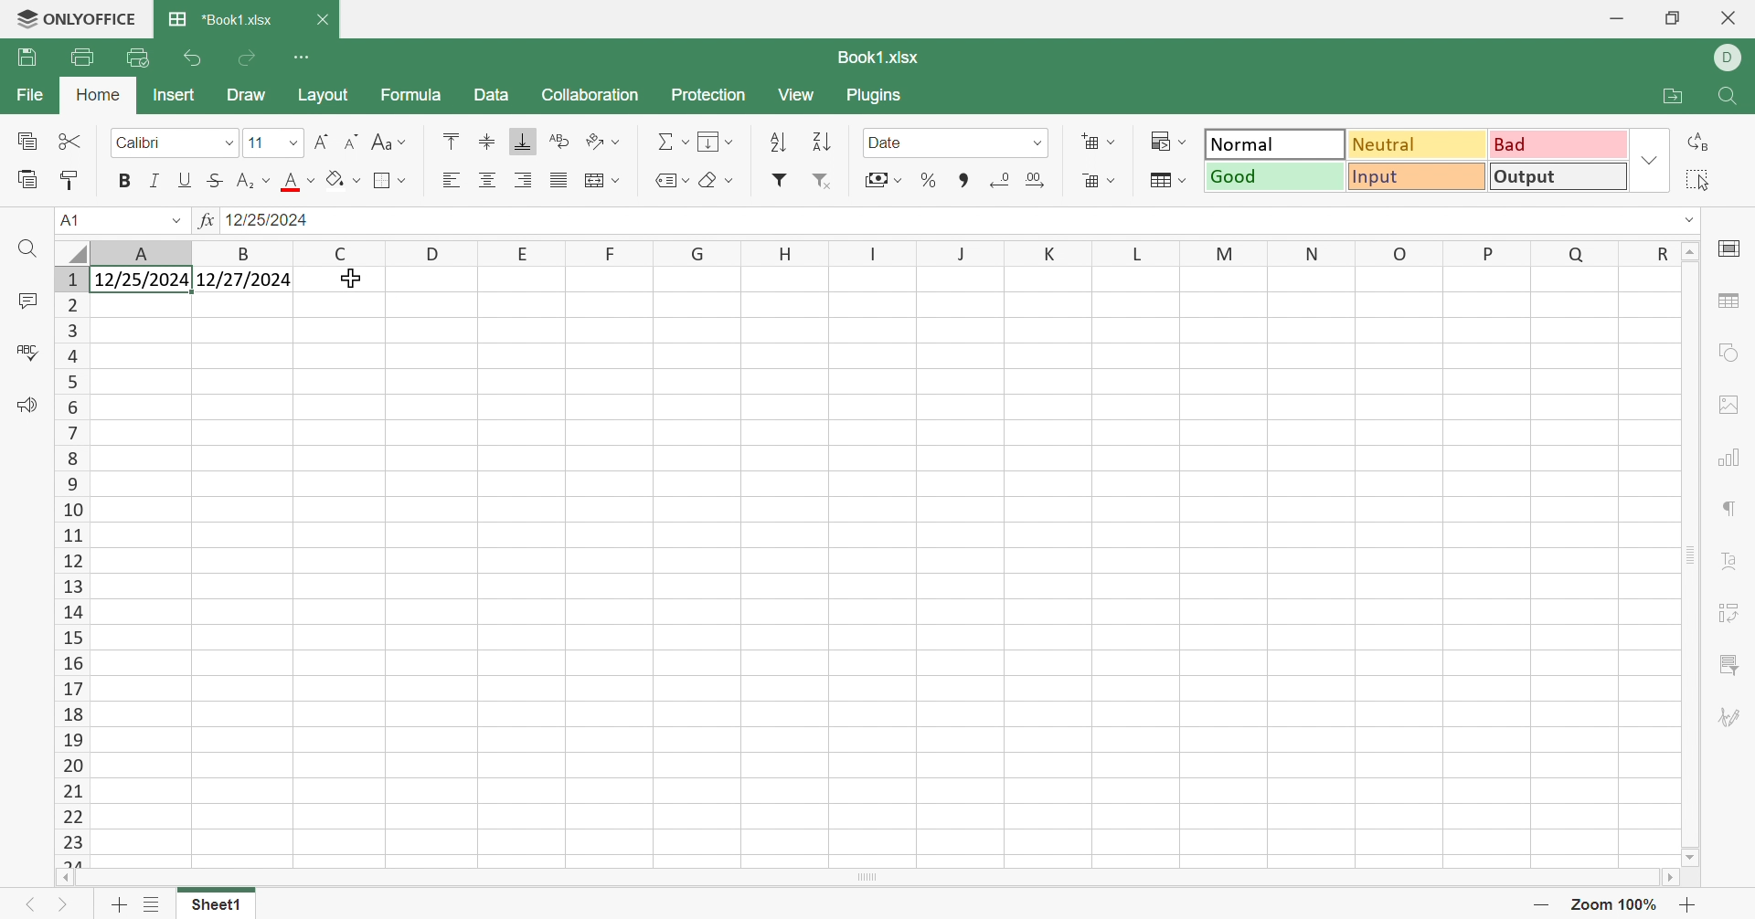 The width and height of the screenshot is (1755, 919). Describe the element at coordinates (877, 99) in the screenshot. I see `Plugins` at that location.